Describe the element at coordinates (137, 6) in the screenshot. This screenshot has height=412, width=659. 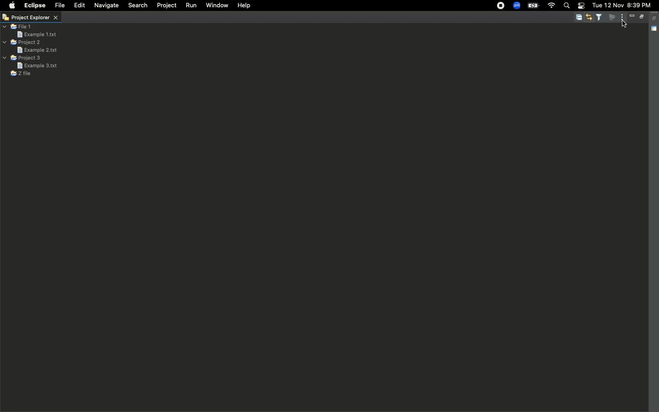
I see `Search` at that location.